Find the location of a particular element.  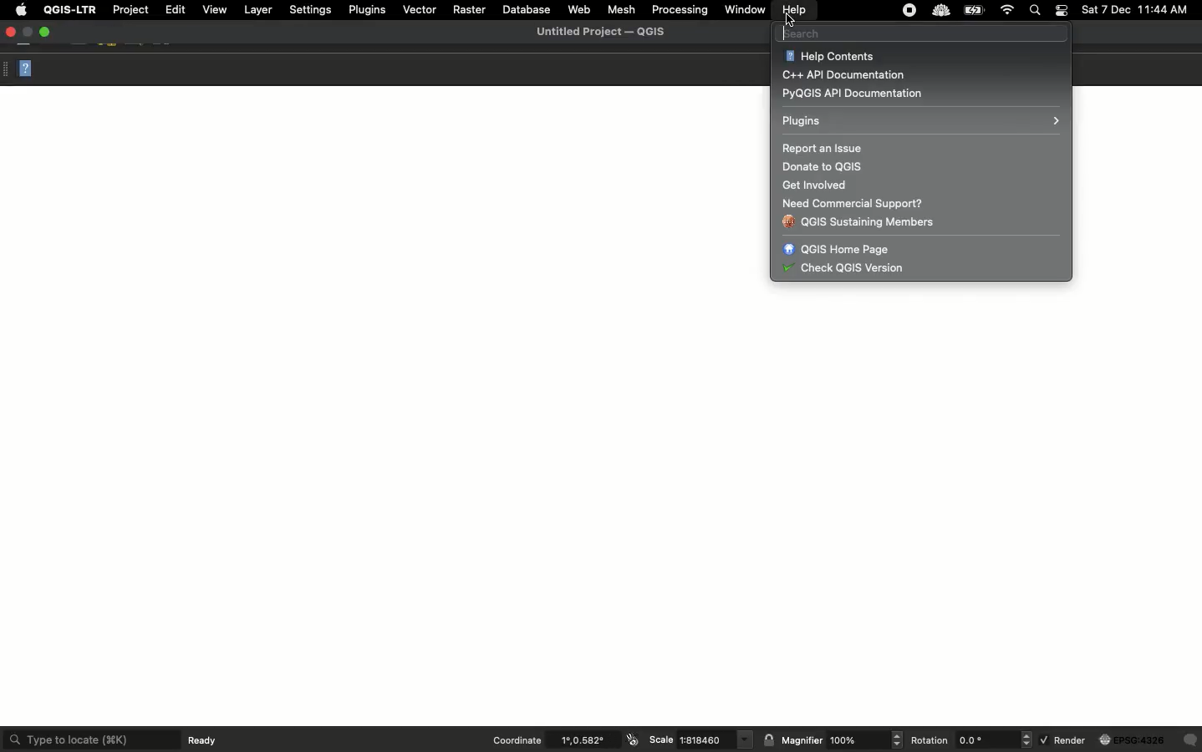

Coordinate is located at coordinates (559, 739).